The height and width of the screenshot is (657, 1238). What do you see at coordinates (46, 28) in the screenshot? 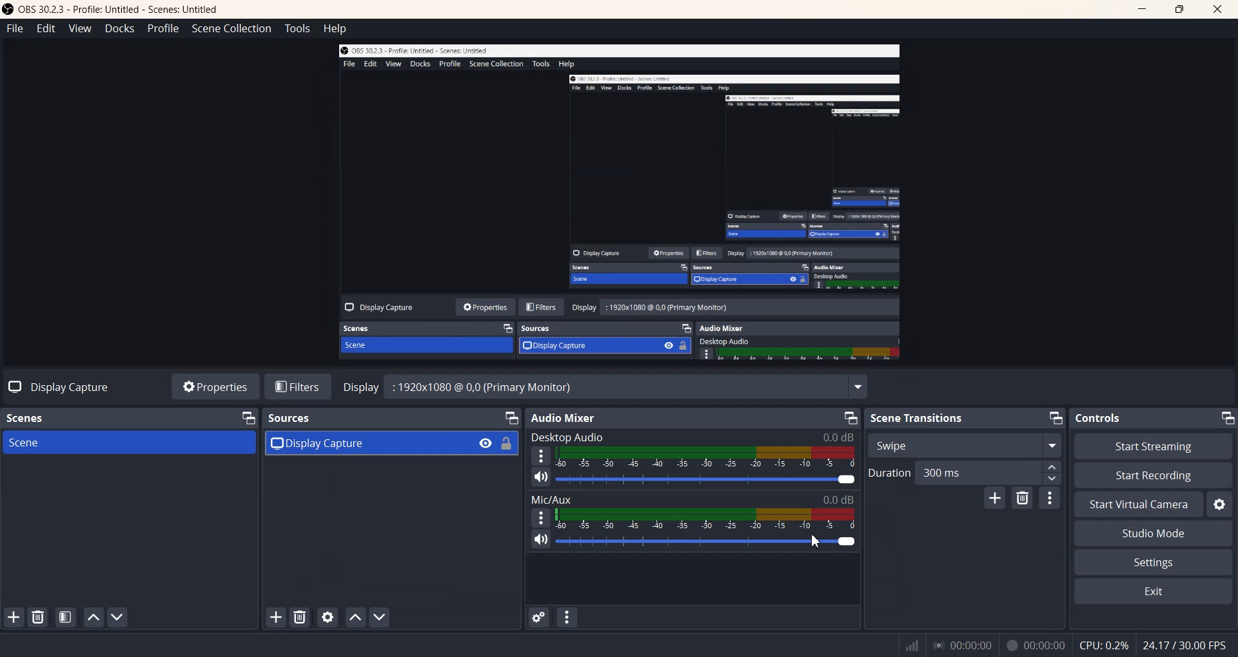
I see `Edit` at bounding box center [46, 28].